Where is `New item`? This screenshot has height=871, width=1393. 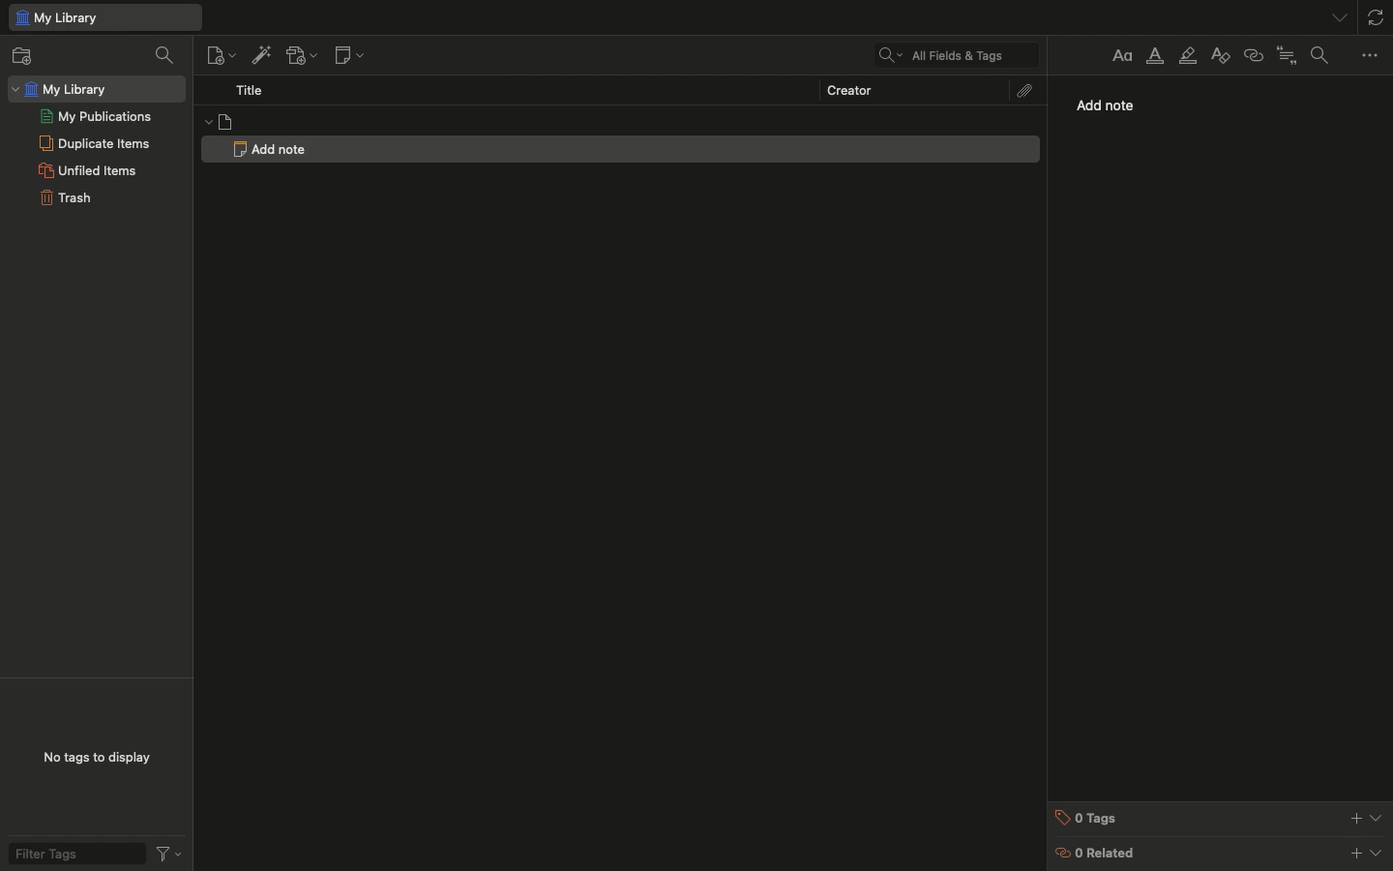
New item is located at coordinates (219, 55).